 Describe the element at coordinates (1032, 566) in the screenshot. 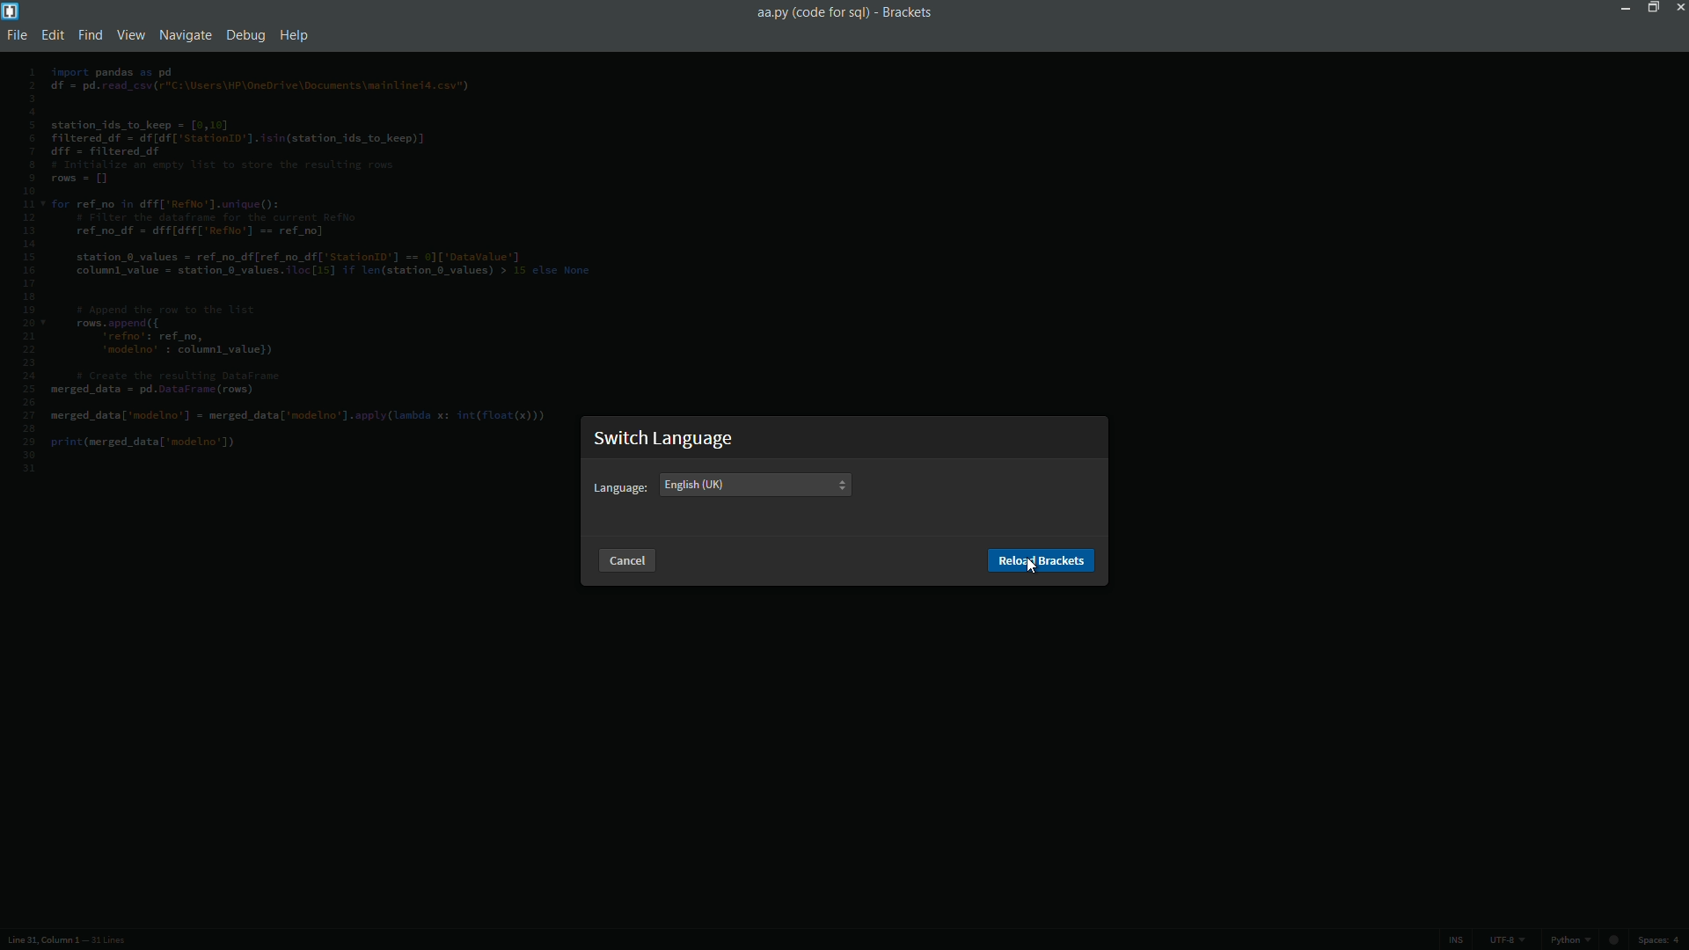

I see `cursor` at that location.